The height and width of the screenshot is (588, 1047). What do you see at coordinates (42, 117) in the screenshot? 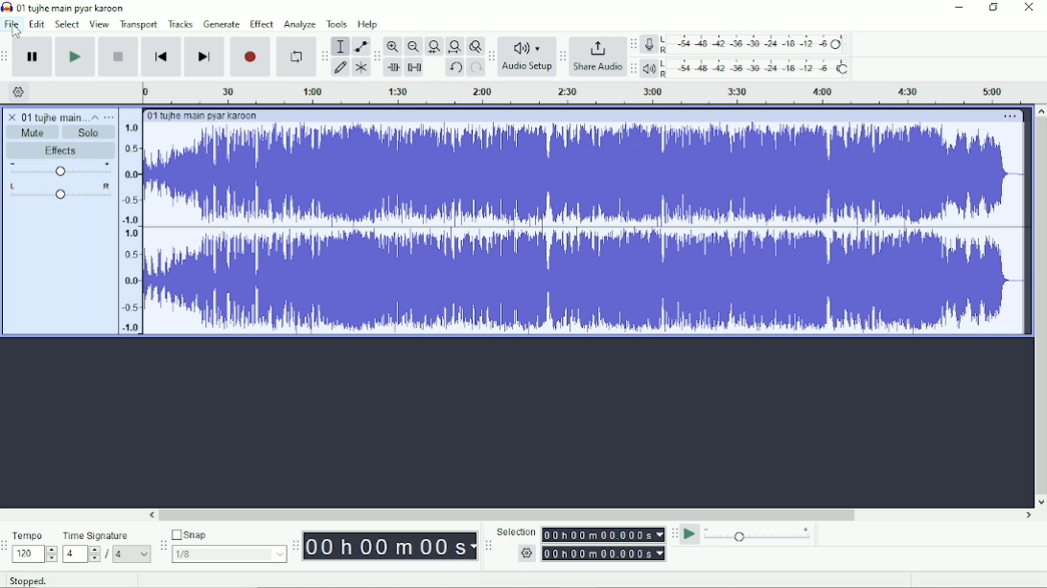
I see `Track title` at bounding box center [42, 117].